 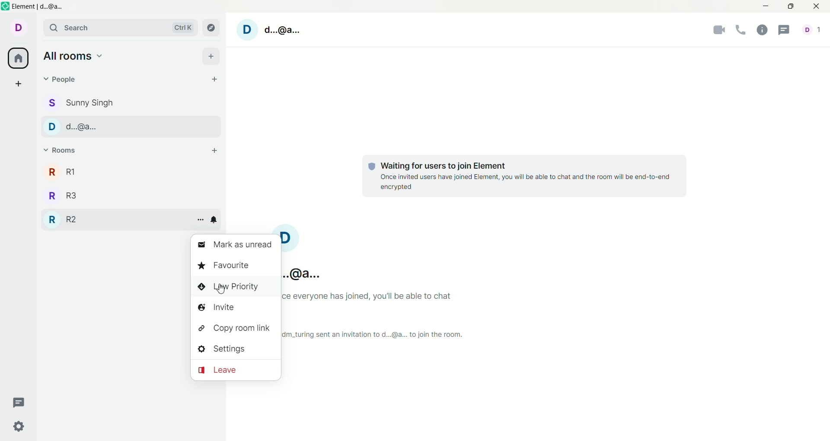 I want to click on threads, so click(x=18, y=404).